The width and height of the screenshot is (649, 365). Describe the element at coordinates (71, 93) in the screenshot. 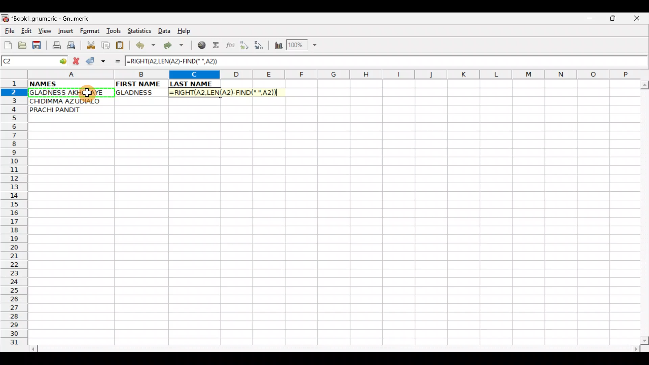

I see `GLADNESS AKHARAYE` at that location.